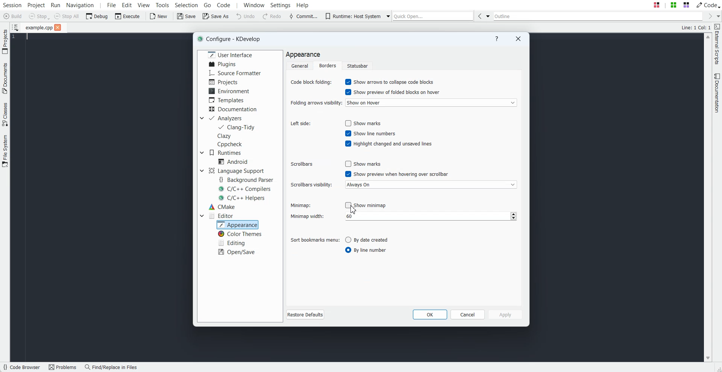 The height and width of the screenshot is (372, 722). What do you see at coordinates (160, 16) in the screenshot?
I see `New` at bounding box center [160, 16].